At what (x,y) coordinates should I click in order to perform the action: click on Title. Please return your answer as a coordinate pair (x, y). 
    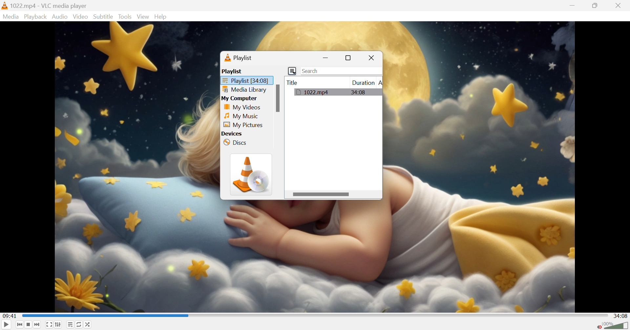
    Looking at the image, I should click on (293, 83).